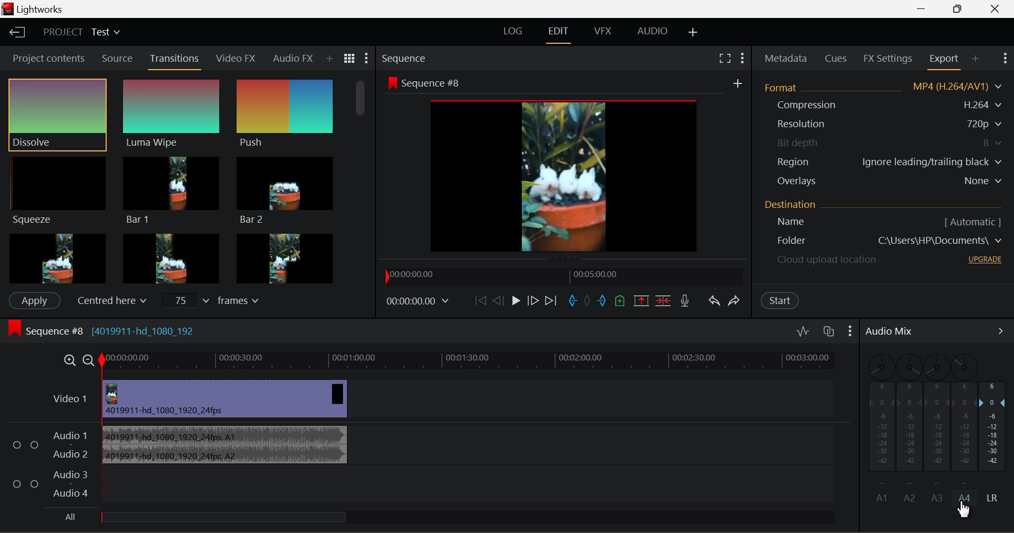  What do you see at coordinates (172, 113) in the screenshot?
I see `Luma Wipe` at bounding box center [172, 113].